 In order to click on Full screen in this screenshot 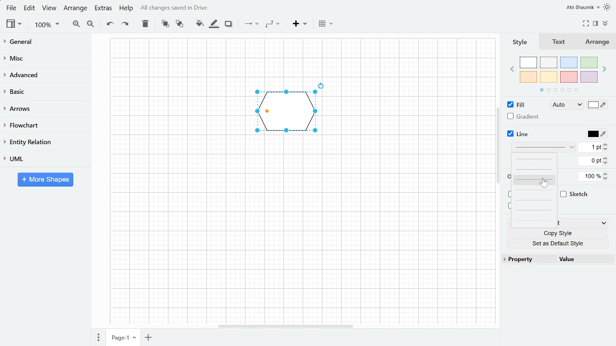, I will do `click(585, 23)`.